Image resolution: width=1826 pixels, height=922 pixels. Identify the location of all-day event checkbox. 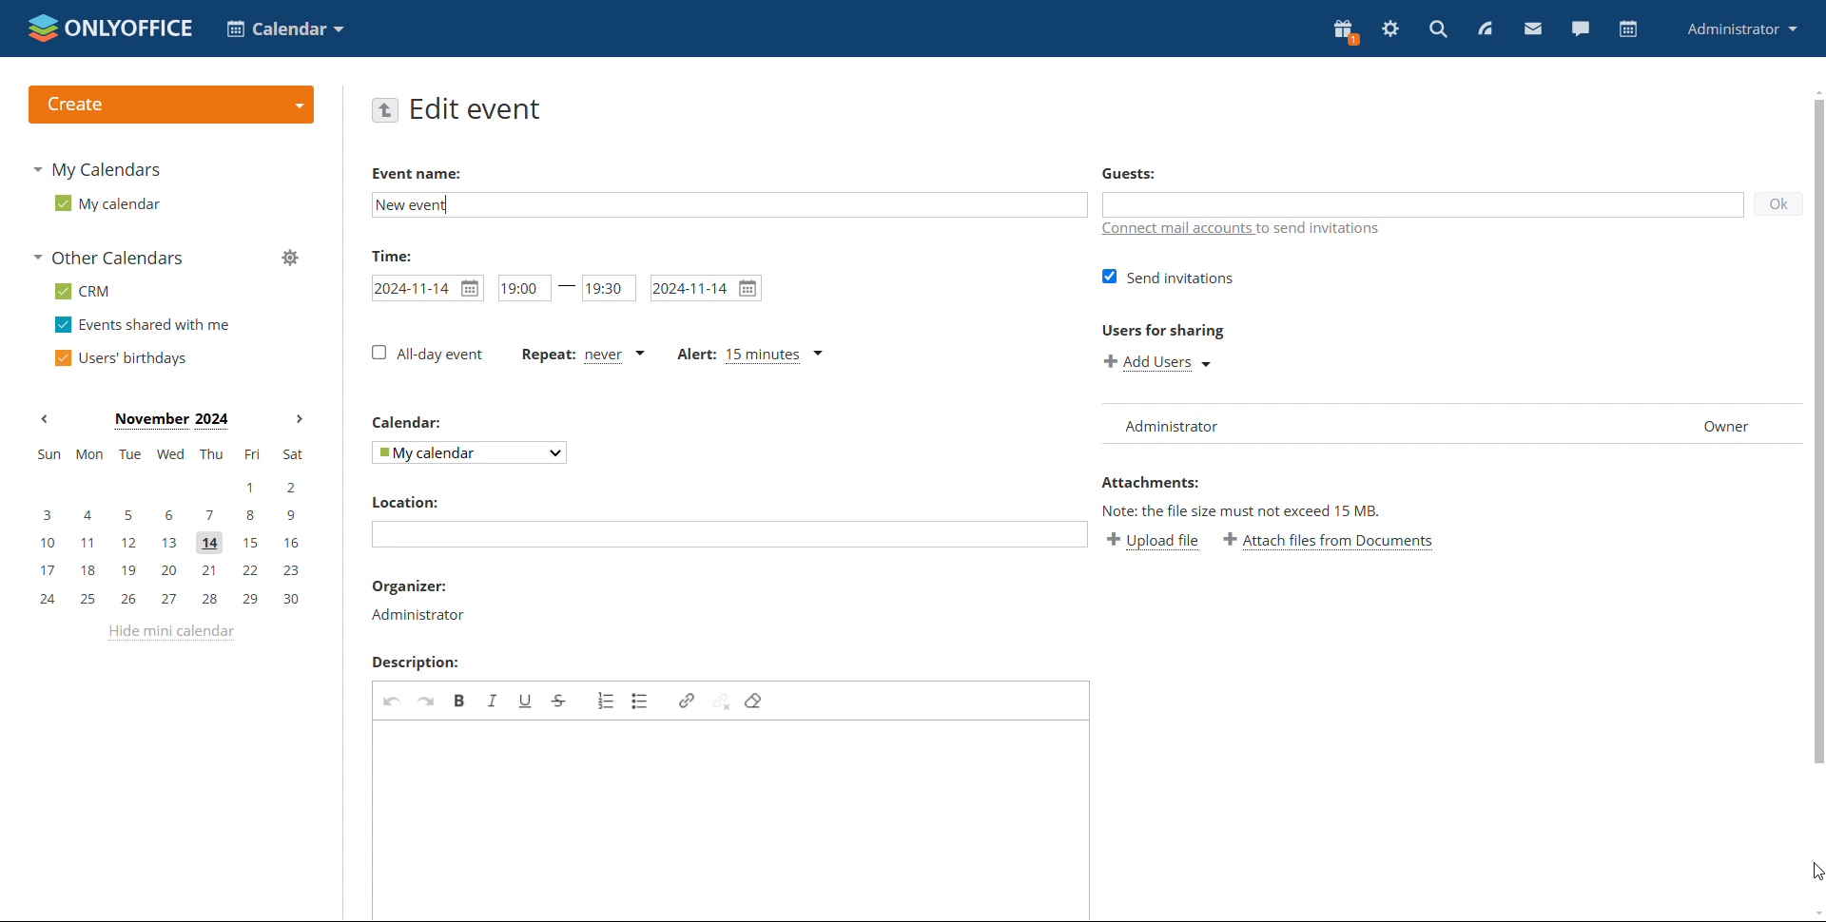
(427, 355).